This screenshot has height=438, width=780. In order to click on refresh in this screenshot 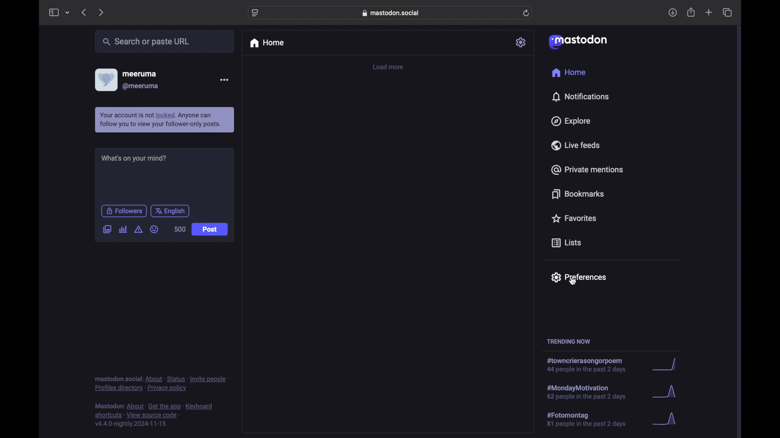, I will do `click(526, 13)`.